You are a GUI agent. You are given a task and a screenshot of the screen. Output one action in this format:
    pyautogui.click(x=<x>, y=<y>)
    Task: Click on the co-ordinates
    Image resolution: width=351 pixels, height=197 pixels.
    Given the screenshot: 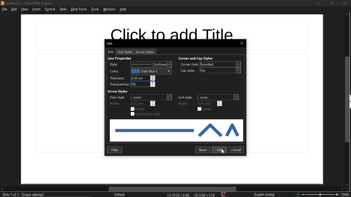 What is the action you would take?
    pyautogui.click(x=178, y=195)
    